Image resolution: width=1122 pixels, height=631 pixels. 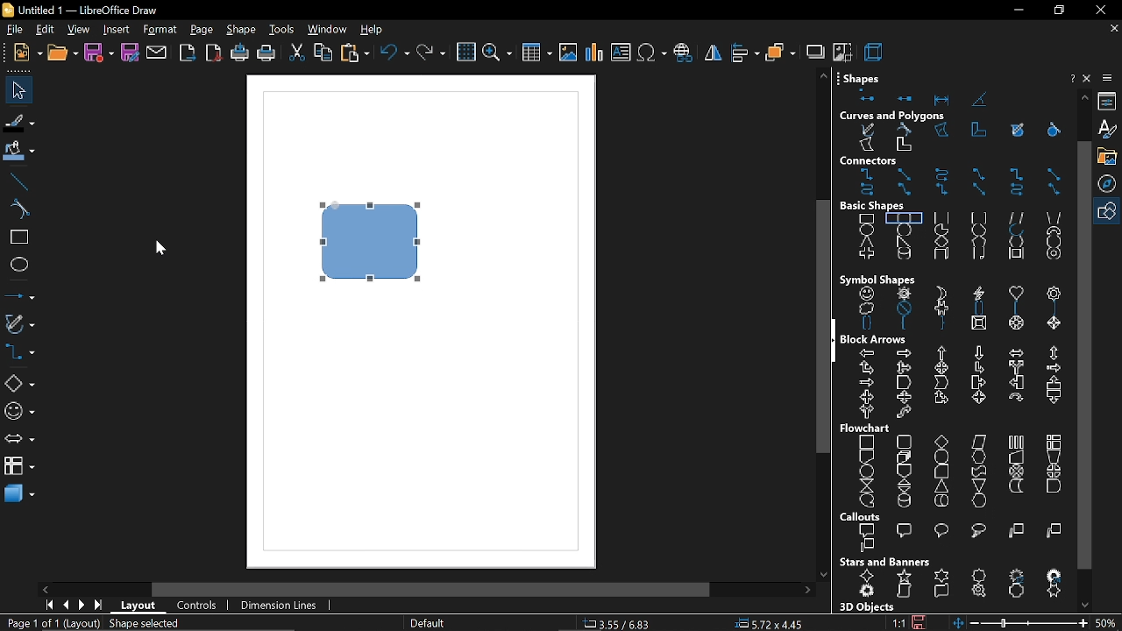 What do you see at coordinates (1088, 604) in the screenshot?
I see `move down` at bounding box center [1088, 604].